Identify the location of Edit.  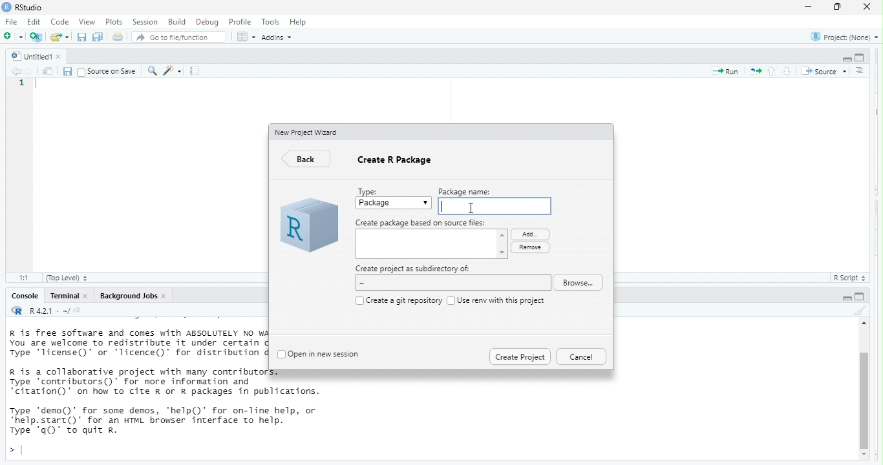
(35, 23).